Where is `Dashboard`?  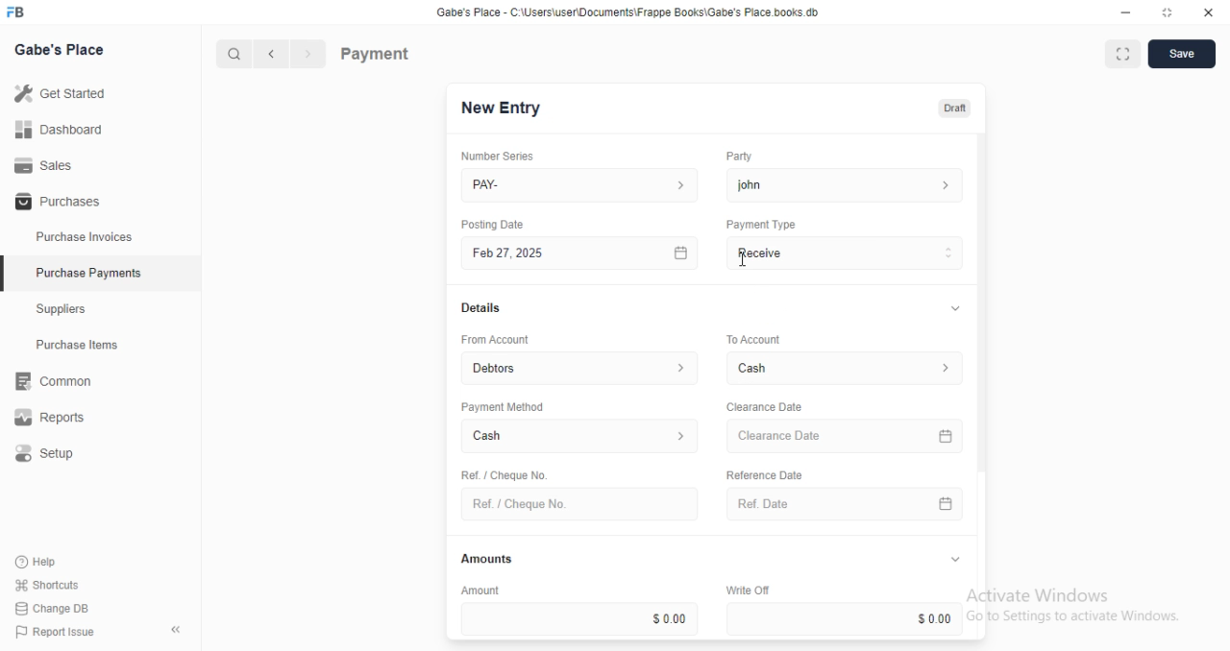
Dashboard is located at coordinates (59, 130).